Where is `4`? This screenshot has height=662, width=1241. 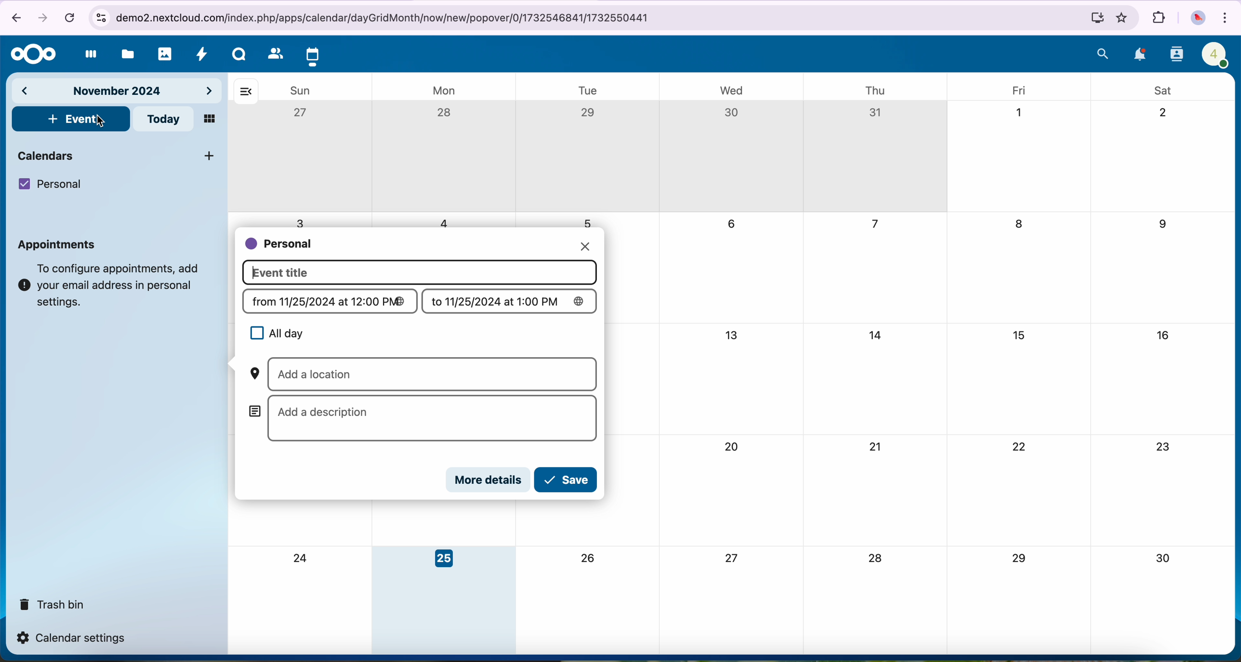 4 is located at coordinates (441, 222).